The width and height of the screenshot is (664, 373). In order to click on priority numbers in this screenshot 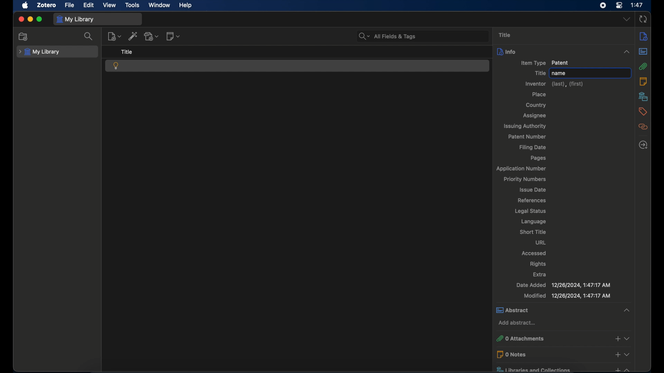, I will do `click(525, 179)`.